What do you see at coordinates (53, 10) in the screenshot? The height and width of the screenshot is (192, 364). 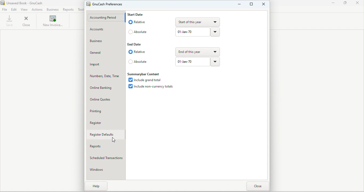 I see `Business` at bounding box center [53, 10].